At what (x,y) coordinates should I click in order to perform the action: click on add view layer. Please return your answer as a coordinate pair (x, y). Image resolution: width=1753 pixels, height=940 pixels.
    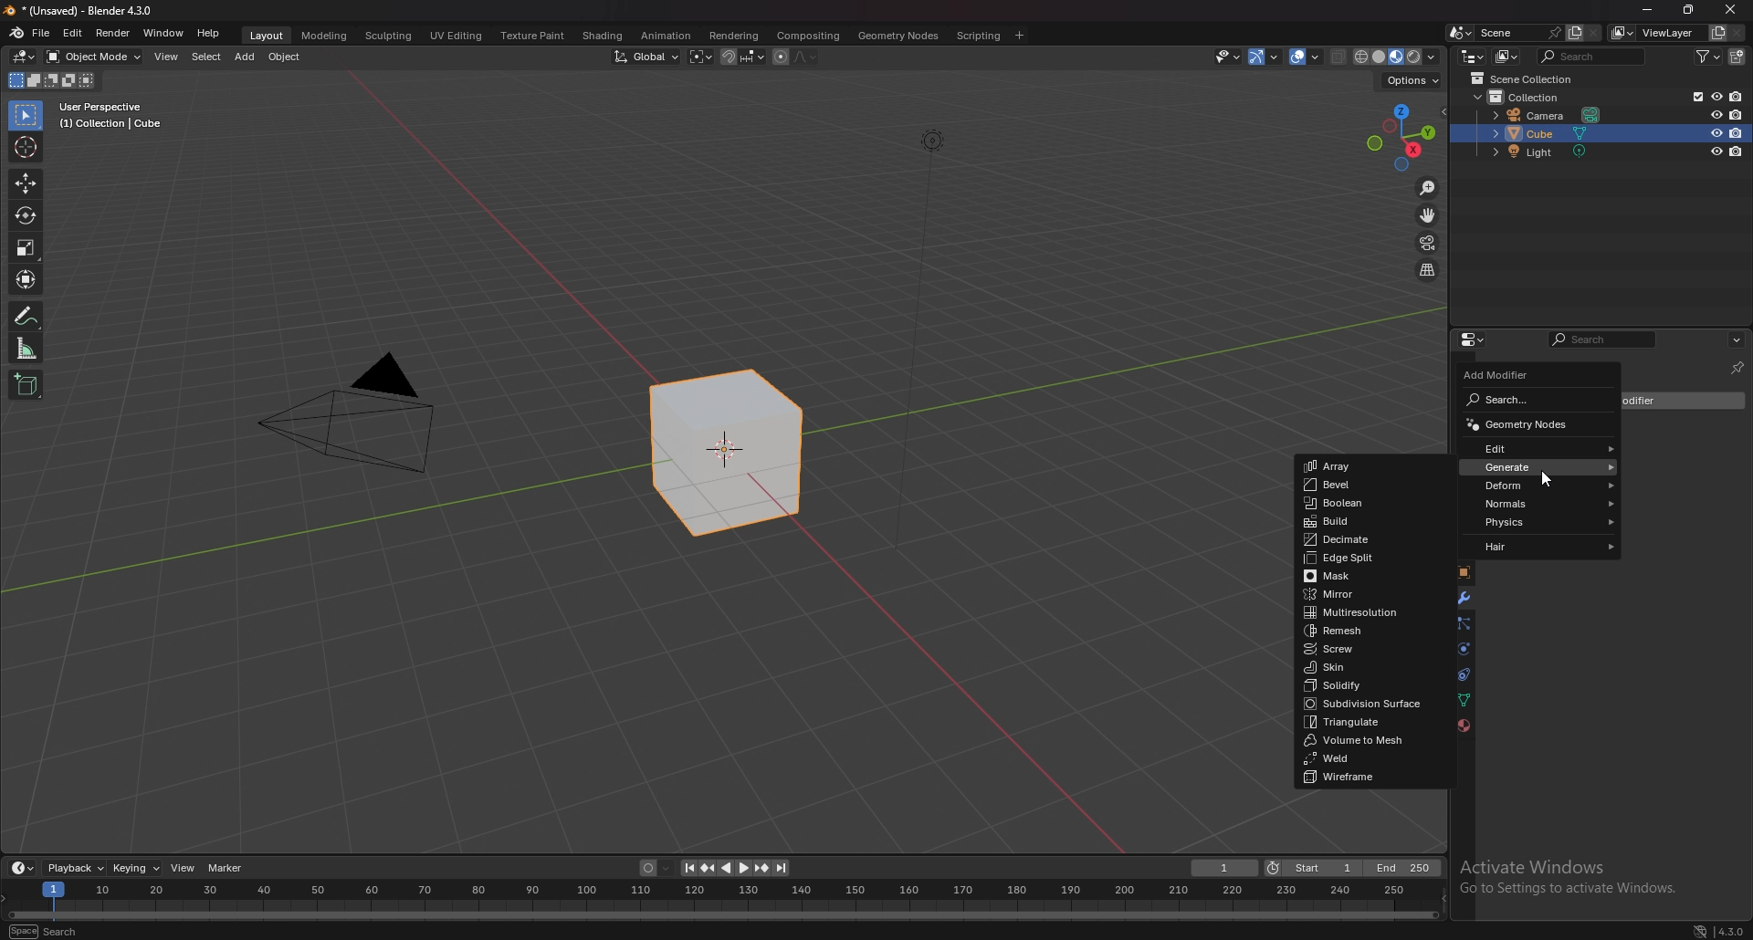
    Looking at the image, I should click on (1716, 32).